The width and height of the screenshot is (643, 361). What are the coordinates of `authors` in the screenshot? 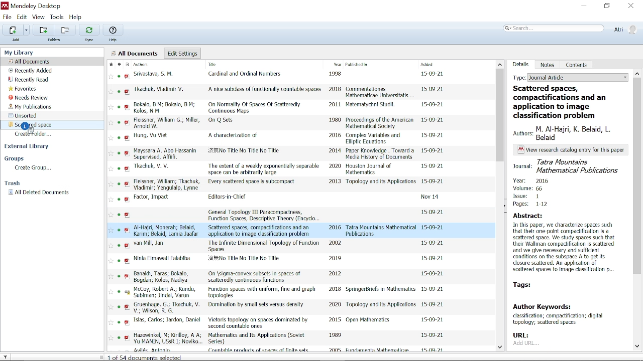 It's located at (151, 135).